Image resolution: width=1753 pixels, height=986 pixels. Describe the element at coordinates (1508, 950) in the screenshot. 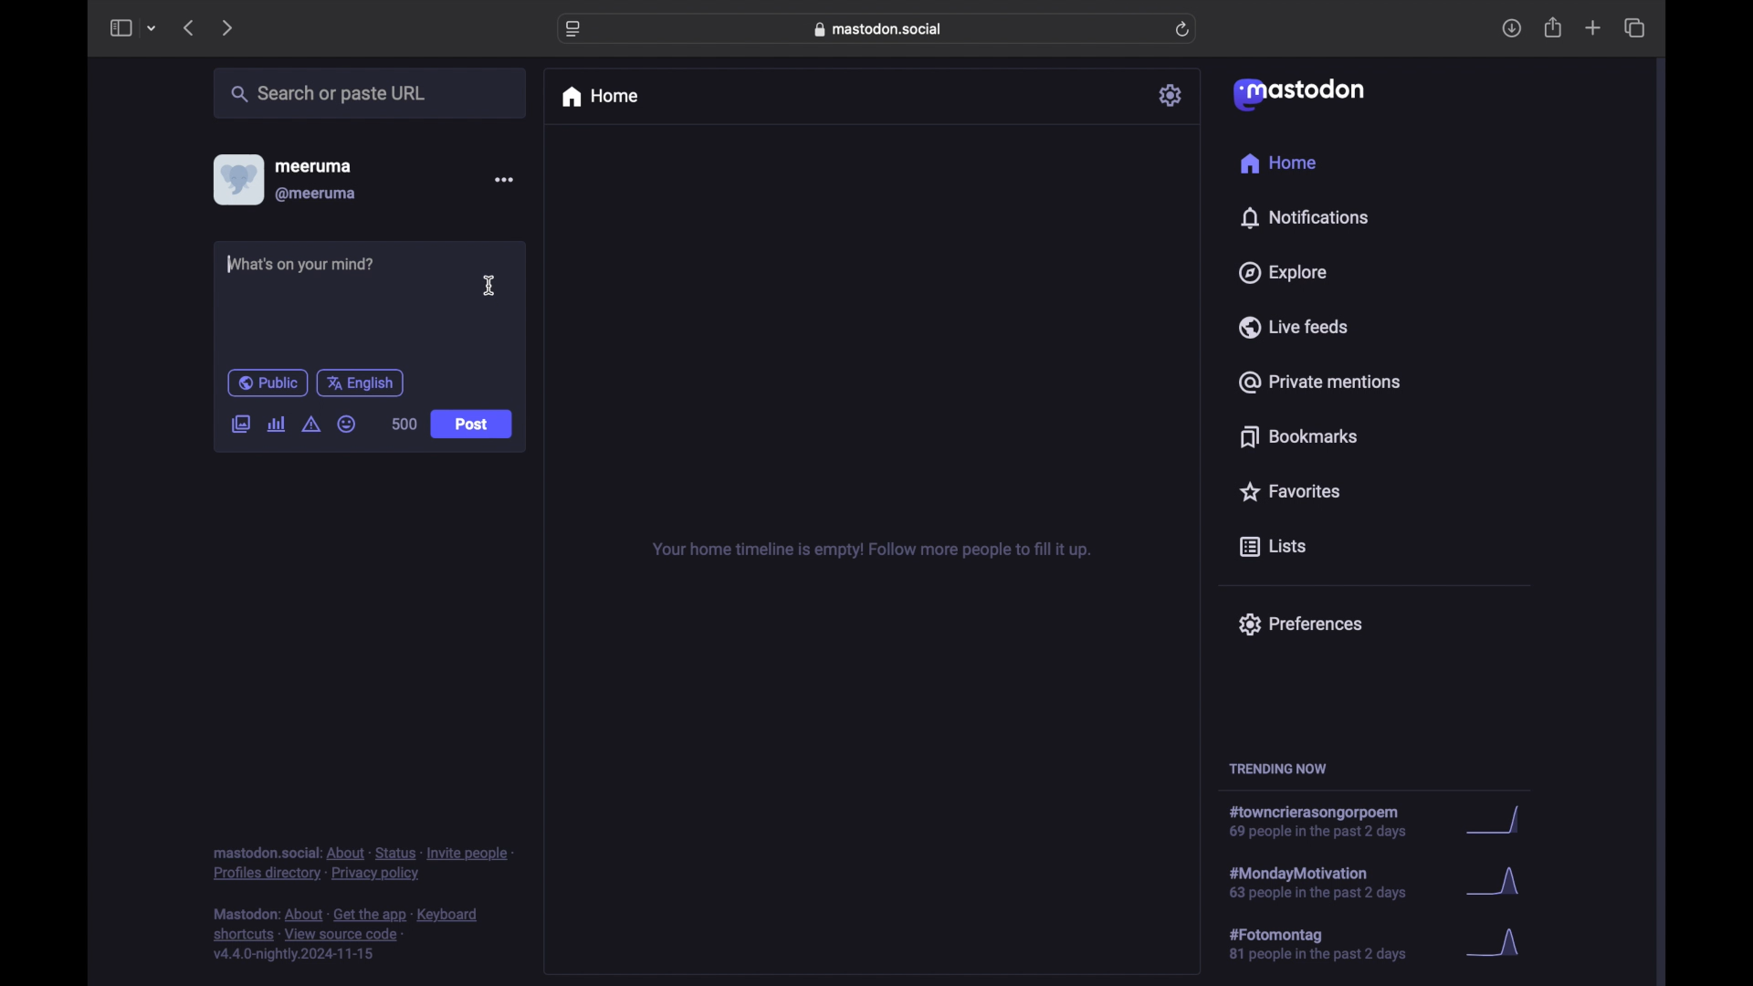

I see `graph` at that location.